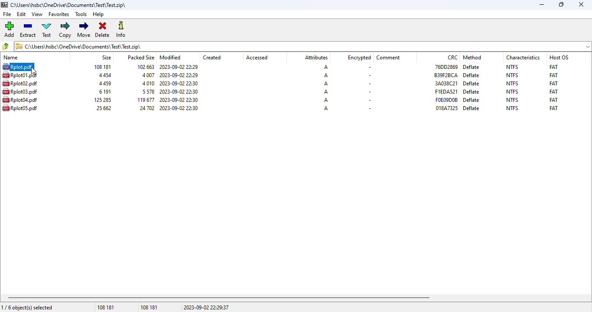 The width and height of the screenshot is (592, 312). What do you see at coordinates (20, 83) in the screenshot?
I see `file` at bounding box center [20, 83].